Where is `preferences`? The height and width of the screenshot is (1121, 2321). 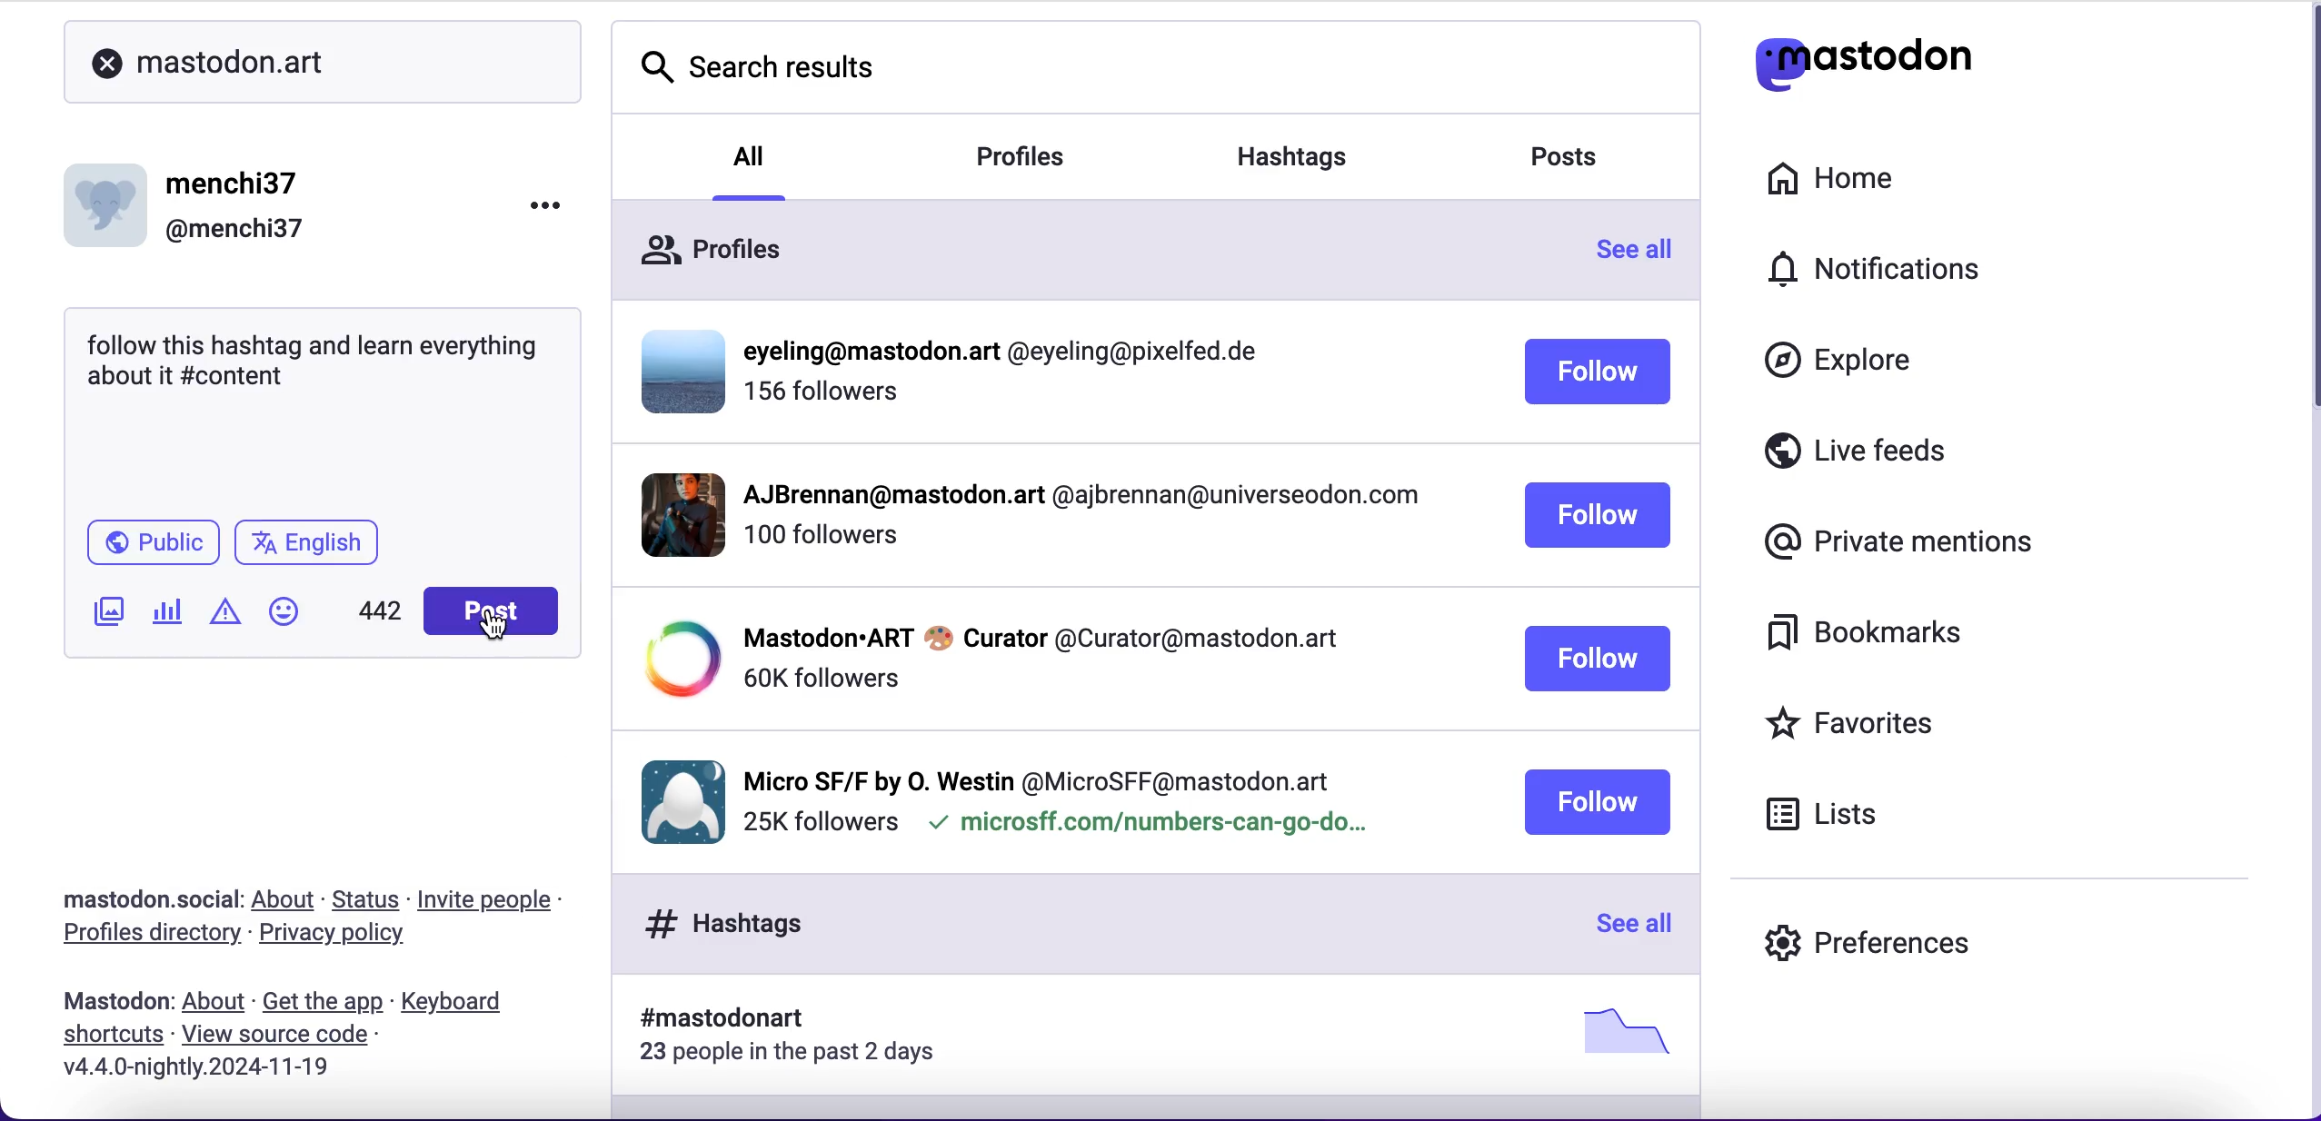
preferences is located at coordinates (1948, 937).